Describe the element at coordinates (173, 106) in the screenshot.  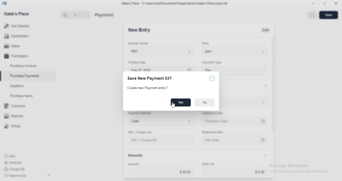
I see `cursor` at that location.